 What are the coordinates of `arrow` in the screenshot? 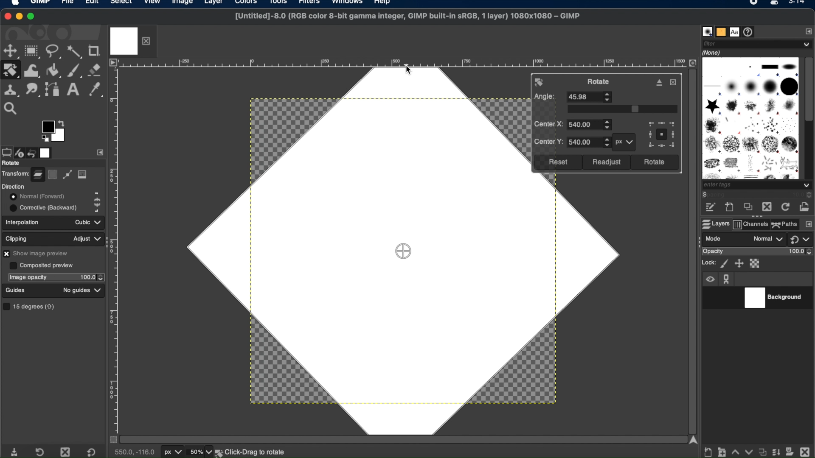 It's located at (63, 122).